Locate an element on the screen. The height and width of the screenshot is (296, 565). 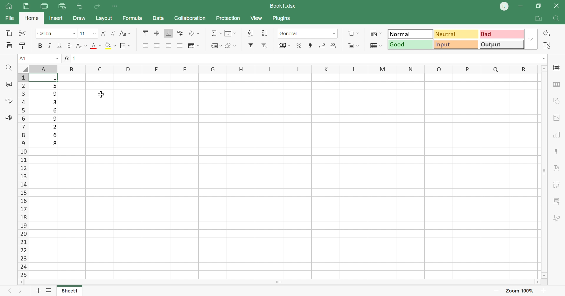
Good is located at coordinates (411, 44).